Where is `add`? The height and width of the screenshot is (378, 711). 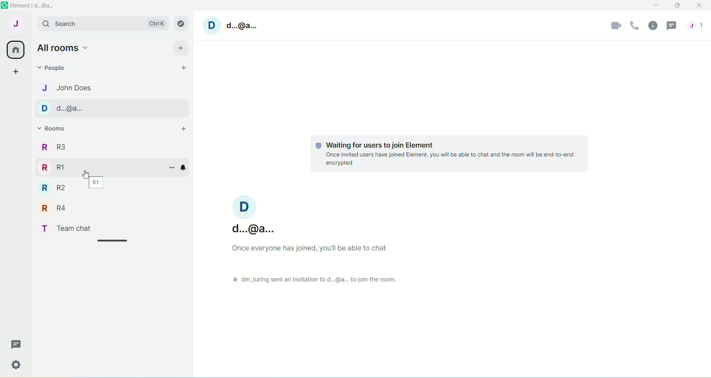 add is located at coordinates (181, 47).